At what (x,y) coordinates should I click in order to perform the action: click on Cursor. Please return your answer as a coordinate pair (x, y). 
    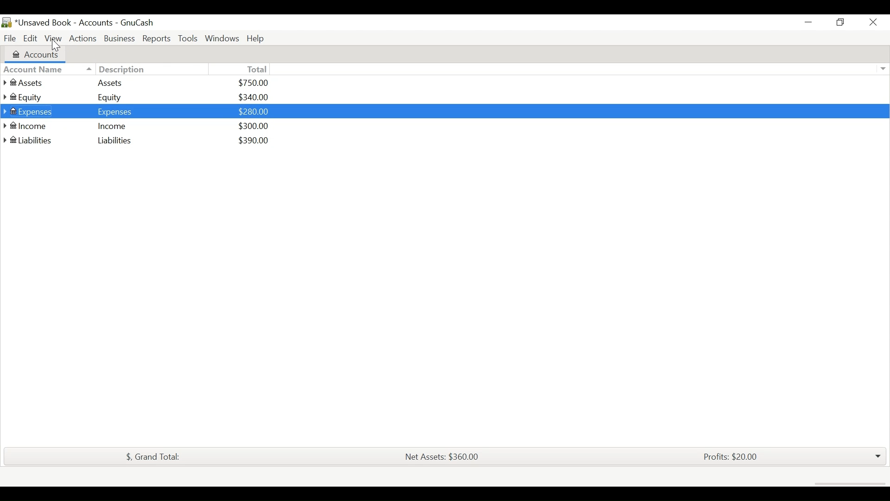
    Looking at the image, I should click on (57, 47).